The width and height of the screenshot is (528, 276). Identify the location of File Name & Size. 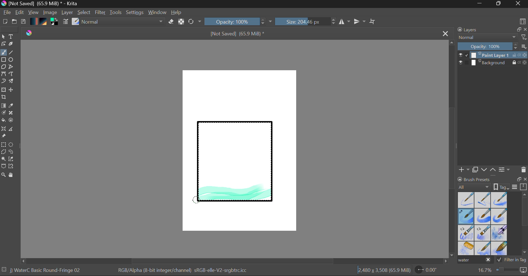
(238, 34).